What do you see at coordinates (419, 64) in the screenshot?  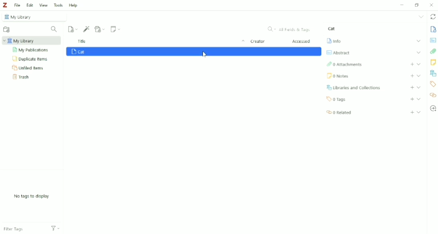 I see `Expand section` at bounding box center [419, 64].